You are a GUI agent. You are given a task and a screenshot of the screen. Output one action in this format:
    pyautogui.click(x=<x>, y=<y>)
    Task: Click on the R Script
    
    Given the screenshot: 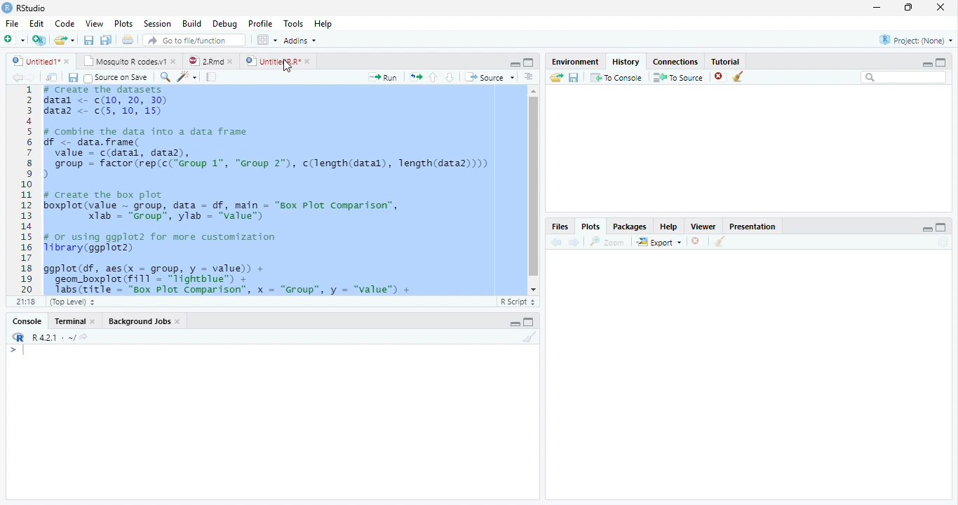 What is the action you would take?
    pyautogui.click(x=518, y=302)
    